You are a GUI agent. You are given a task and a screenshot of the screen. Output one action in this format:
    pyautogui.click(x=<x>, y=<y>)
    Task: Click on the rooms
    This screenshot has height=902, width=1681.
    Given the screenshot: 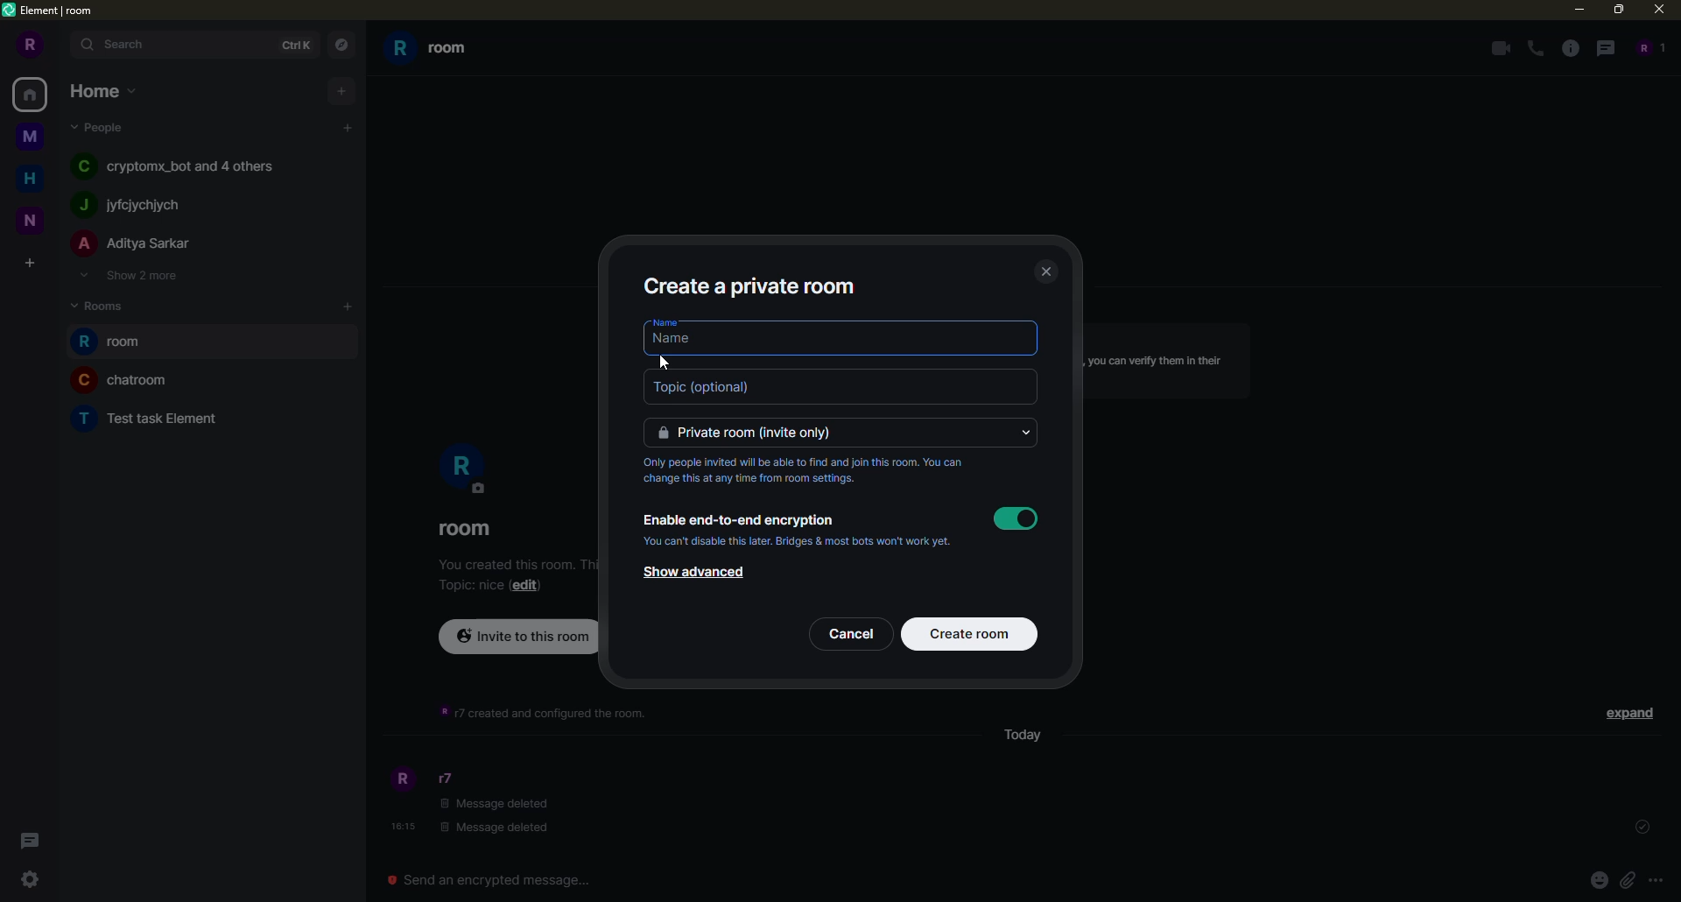 What is the action you would take?
    pyautogui.click(x=98, y=305)
    